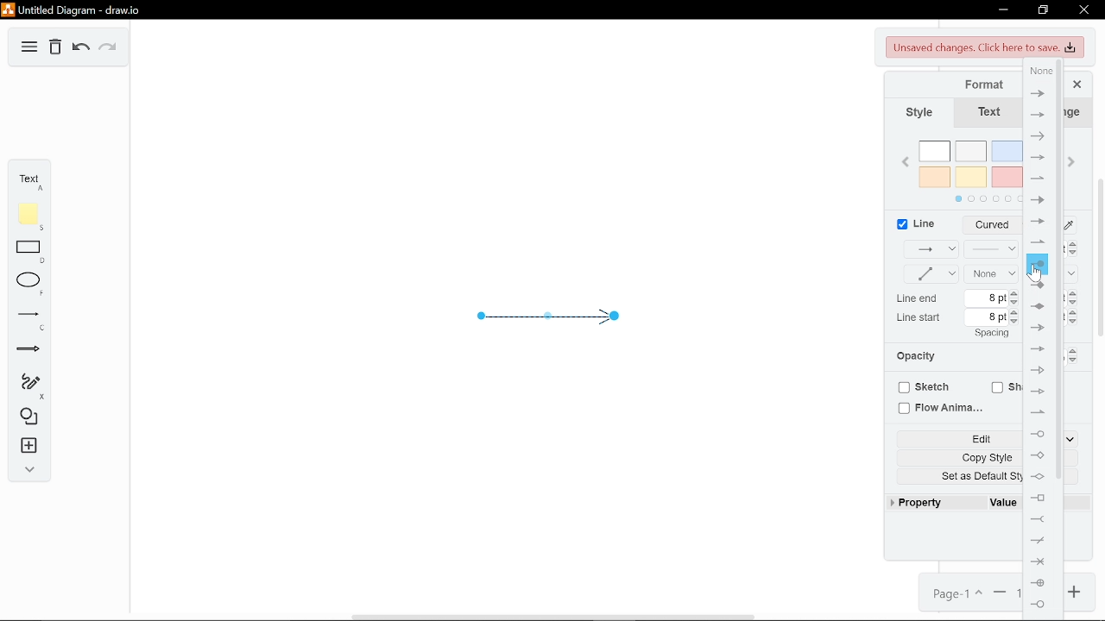 The height and width of the screenshot is (621, 1105). What do you see at coordinates (28, 215) in the screenshot?
I see `Note` at bounding box center [28, 215].